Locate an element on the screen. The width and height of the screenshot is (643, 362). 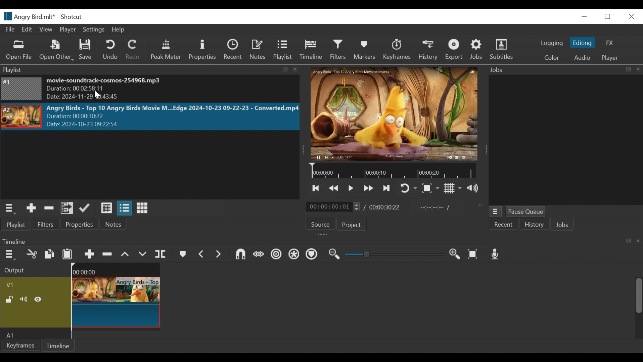
Jobs is located at coordinates (477, 50).